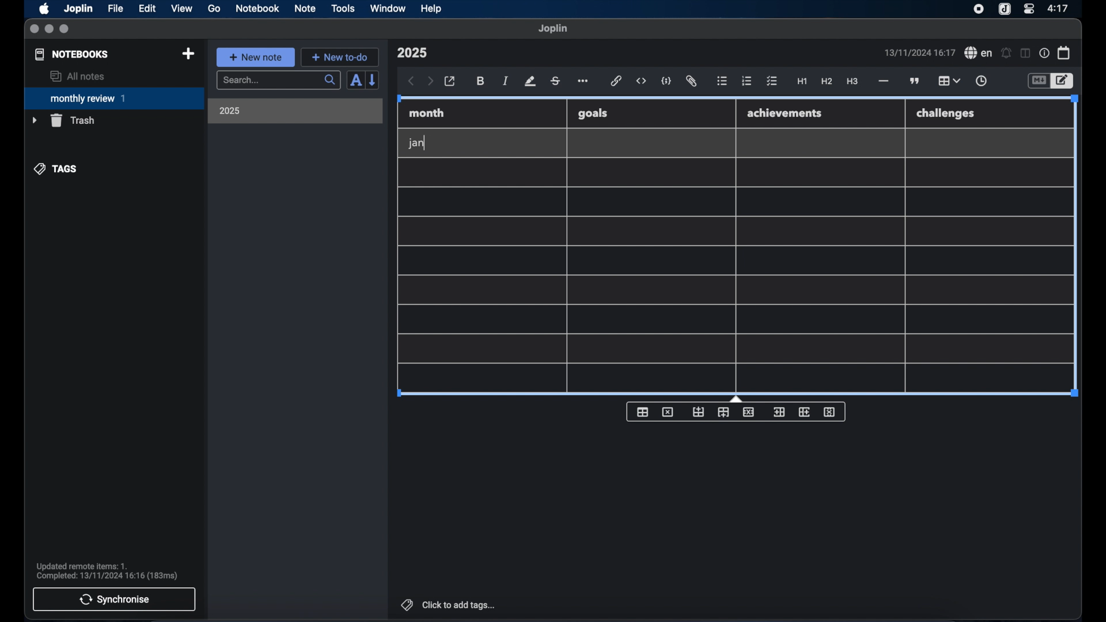 This screenshot has height=622, width=1106. I want to click on delete table, so click(668, 412).